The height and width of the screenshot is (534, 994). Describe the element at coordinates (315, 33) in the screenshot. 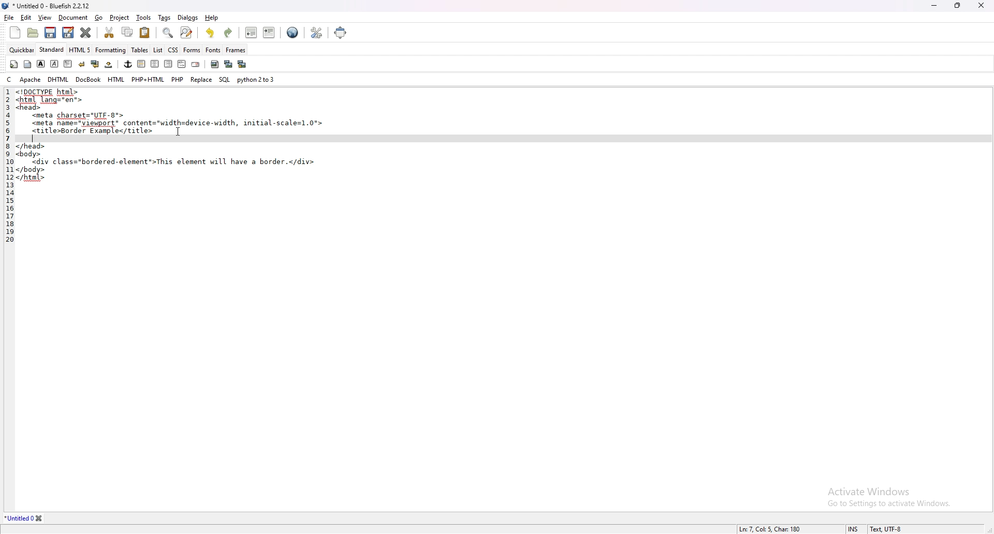

I see `edit preference` at that location.